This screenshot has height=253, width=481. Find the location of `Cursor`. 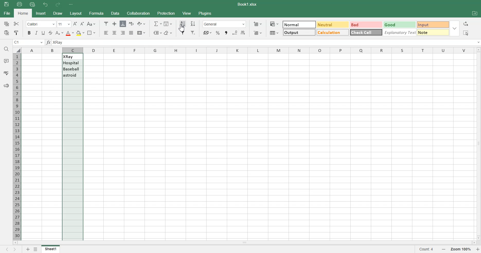

Cursor is located at coordinates (182, 28).